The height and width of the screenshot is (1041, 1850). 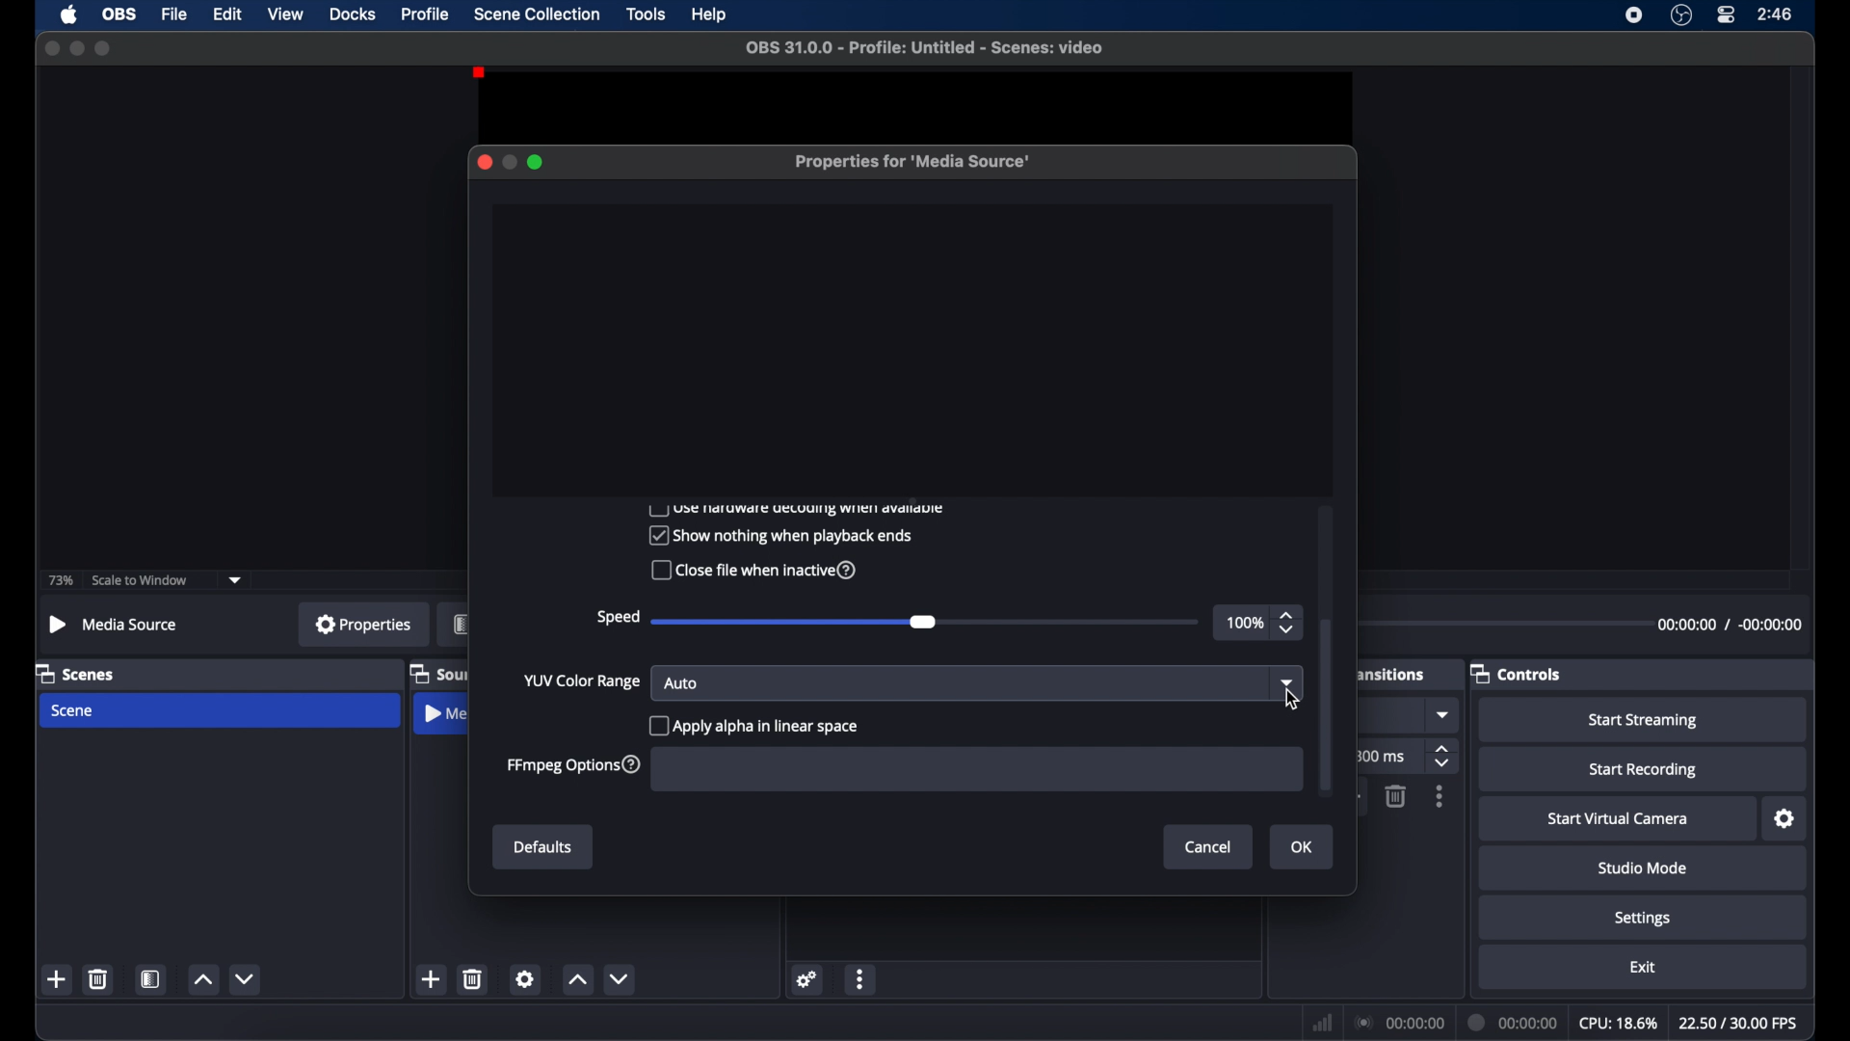 What do you see at coordinates (617, 615) in the screenshot?
I see `speed` at bounding box center [617, 615].